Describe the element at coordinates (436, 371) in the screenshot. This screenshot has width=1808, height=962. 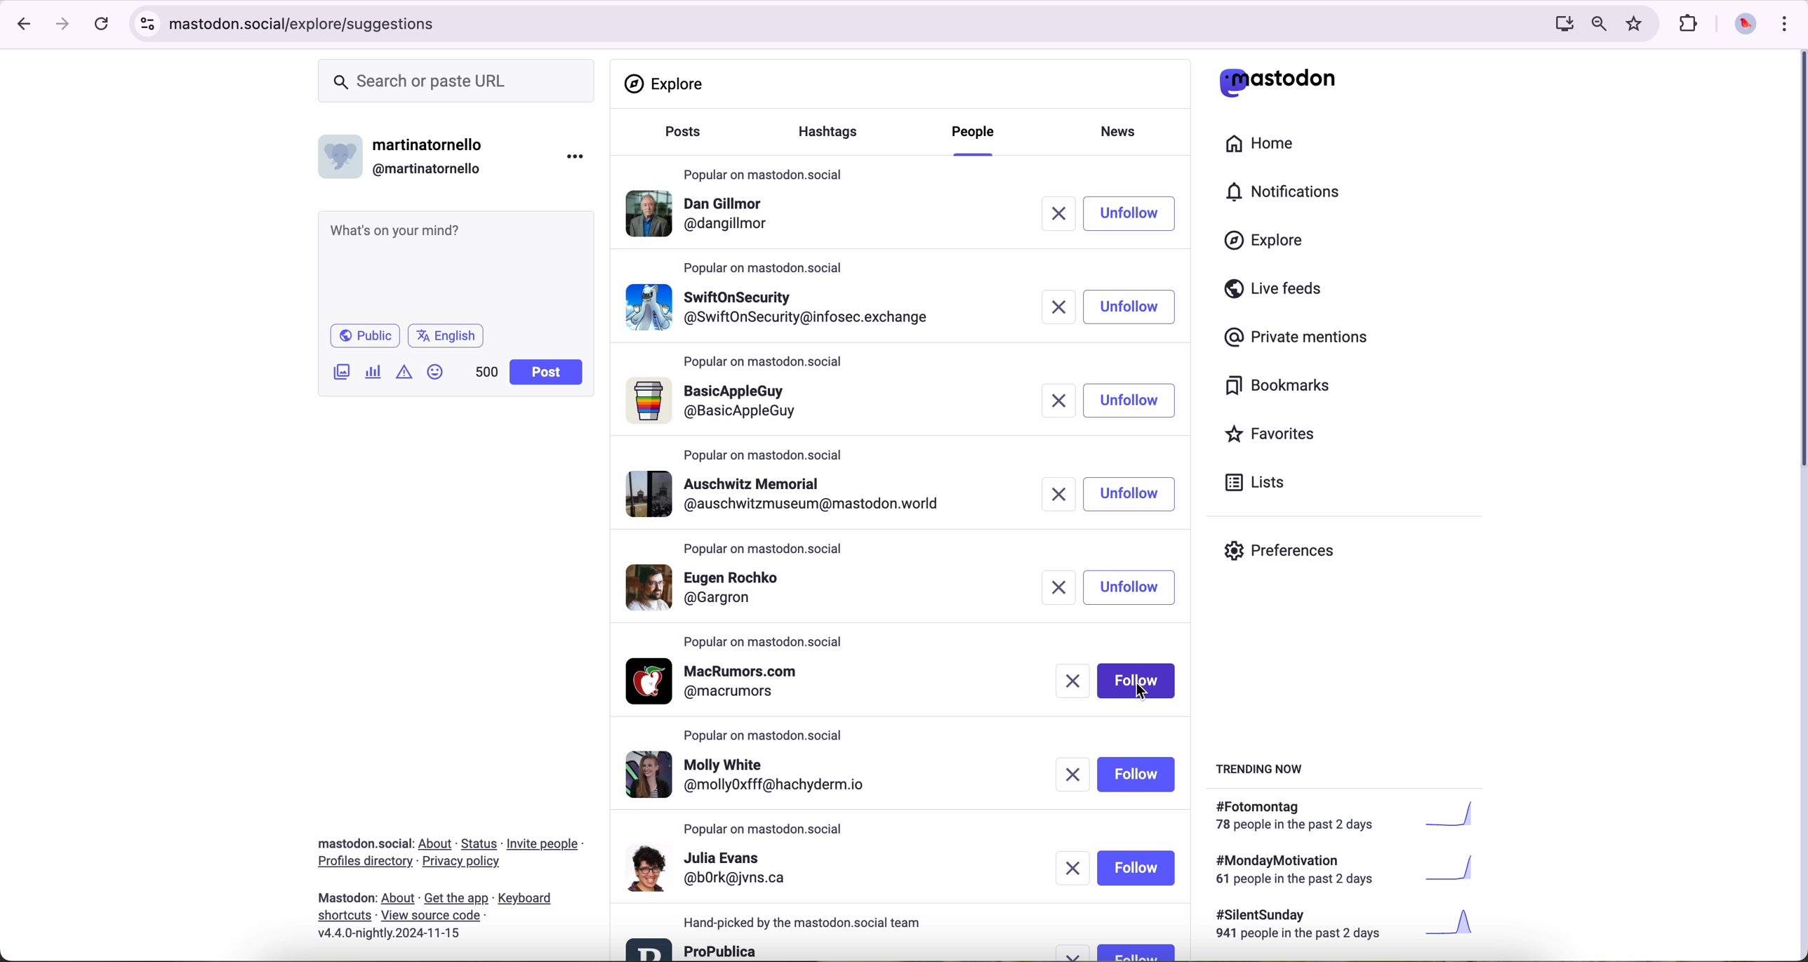
I see `emoji` at that location.